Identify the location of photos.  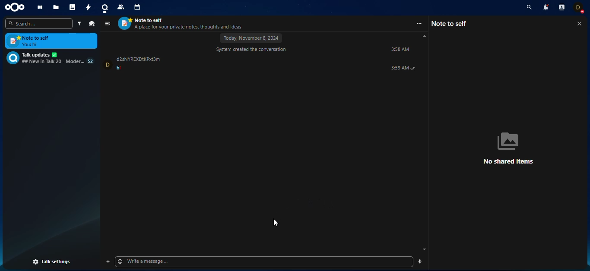
(73, 7).